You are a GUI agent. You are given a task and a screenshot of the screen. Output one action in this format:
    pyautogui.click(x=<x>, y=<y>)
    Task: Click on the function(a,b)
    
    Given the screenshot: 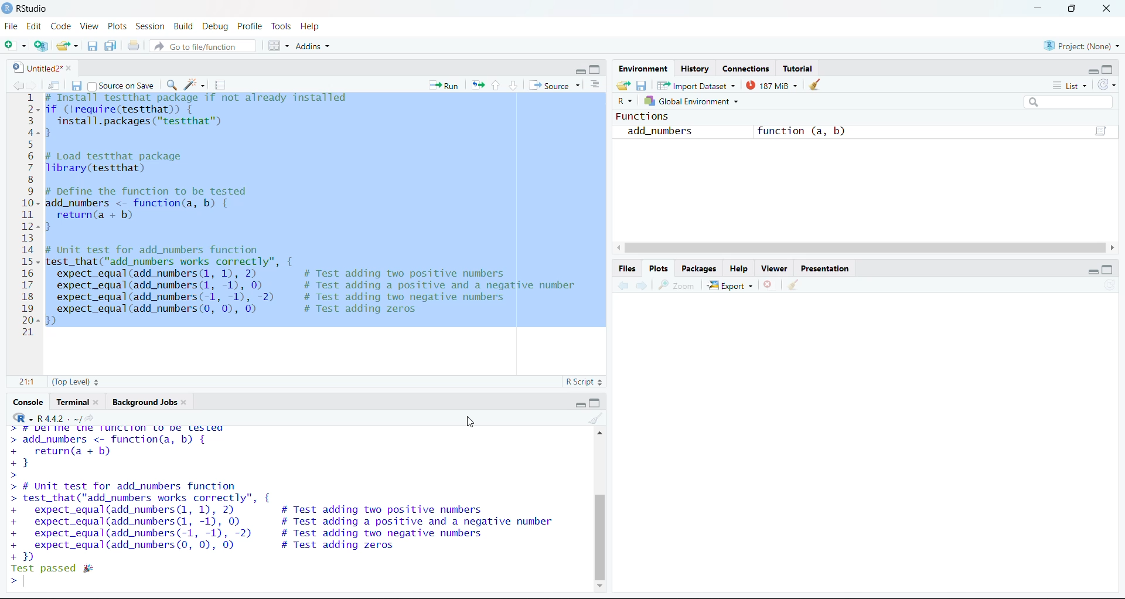 What is the action you would take?
    pyautogui.click(x=1101, y=131)
    